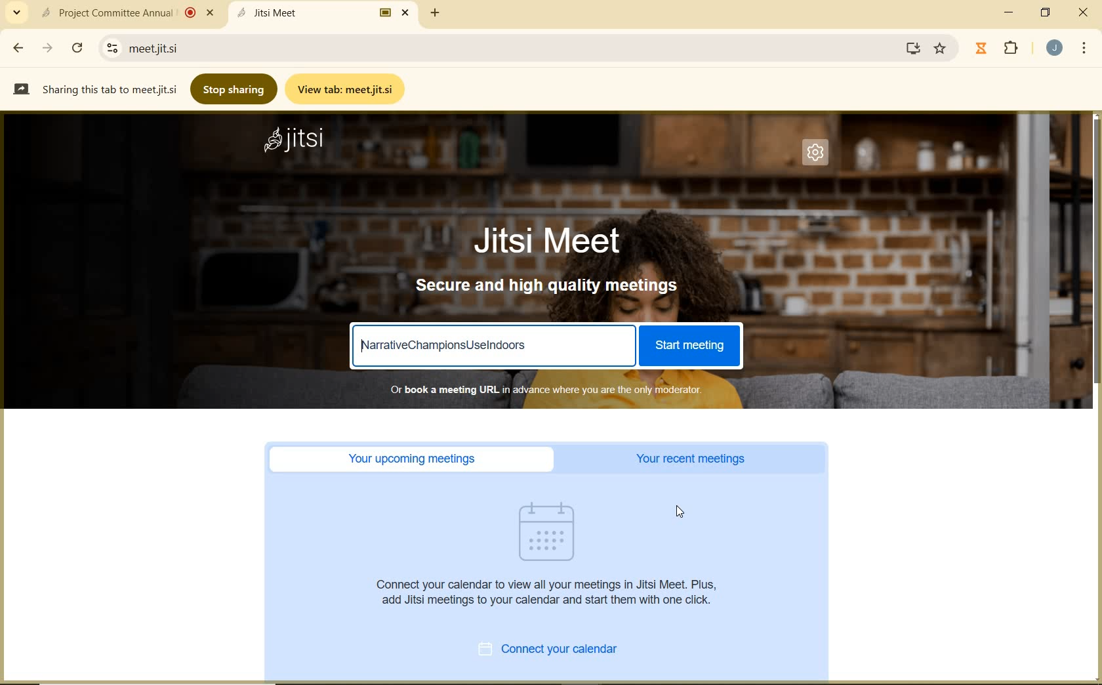 The width and height of the screenshot is (1102, 685). Describe the element at coordinates (548, 286) in the screenshot. I see `SECURE AND HIGH QUALITY MEETINGS` at that location.